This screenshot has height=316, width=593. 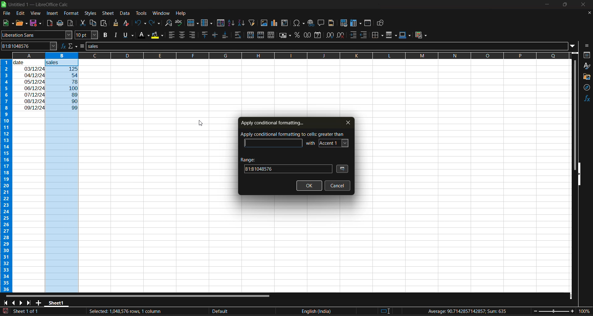 I want to click on align left, so click(x=172, y=35).